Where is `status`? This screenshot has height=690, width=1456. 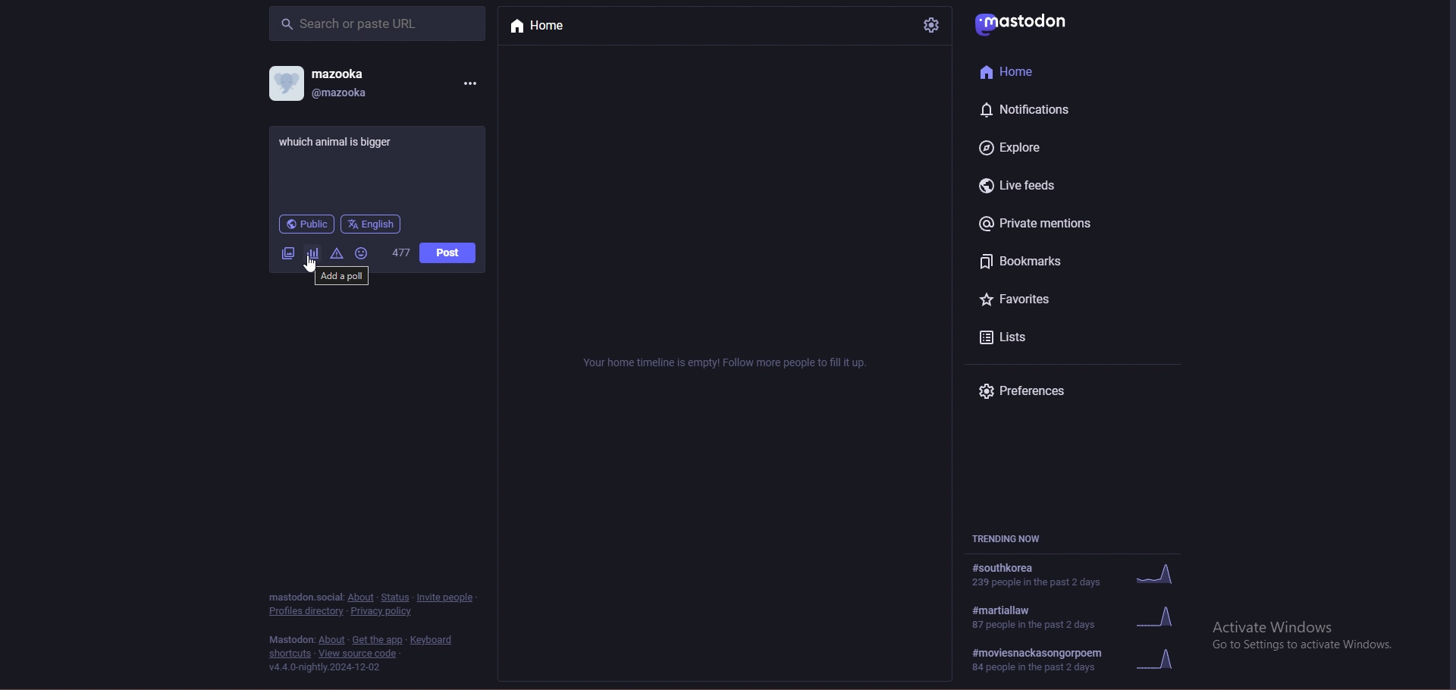
status is located at coordinates (396, 597).